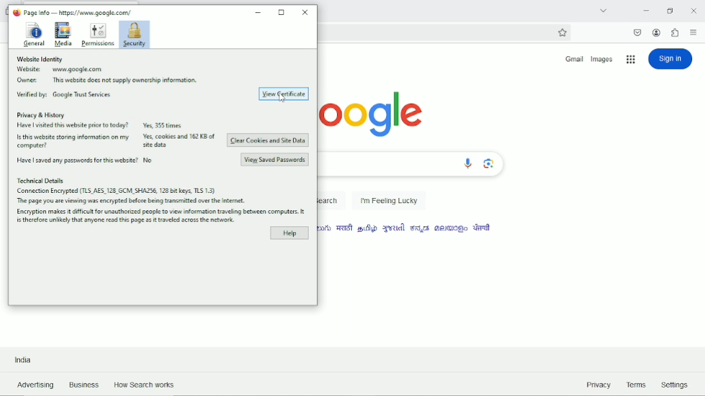 The width and height of the screenshot is (705, 396). I want to click on Maximize, so click(282, 12).